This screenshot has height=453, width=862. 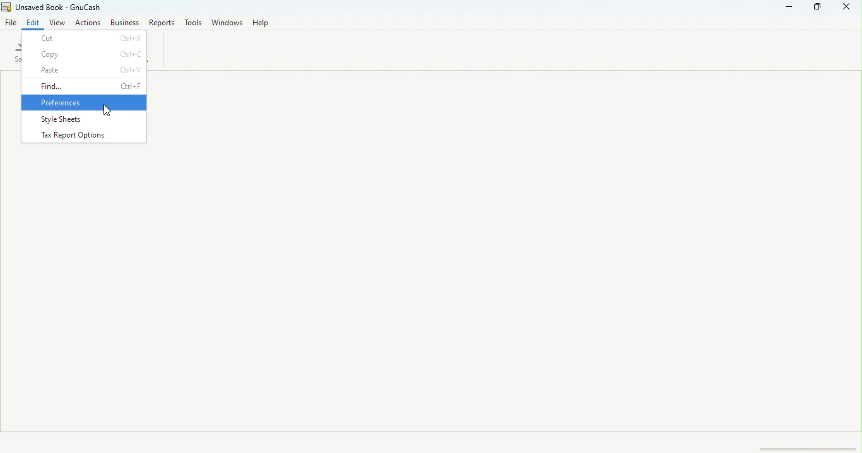 I want to click on cursor, so click(x=107, y=112).